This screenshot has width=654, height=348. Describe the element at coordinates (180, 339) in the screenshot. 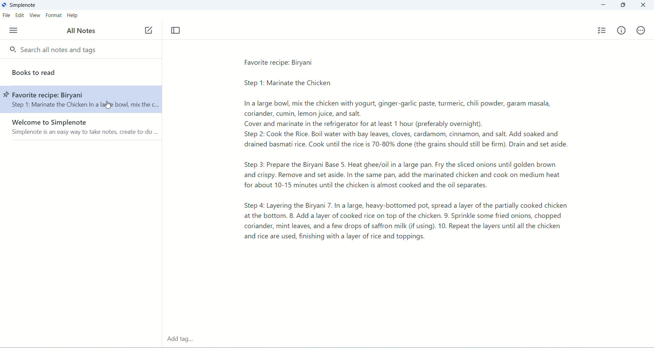

I see `add tags` at that location.